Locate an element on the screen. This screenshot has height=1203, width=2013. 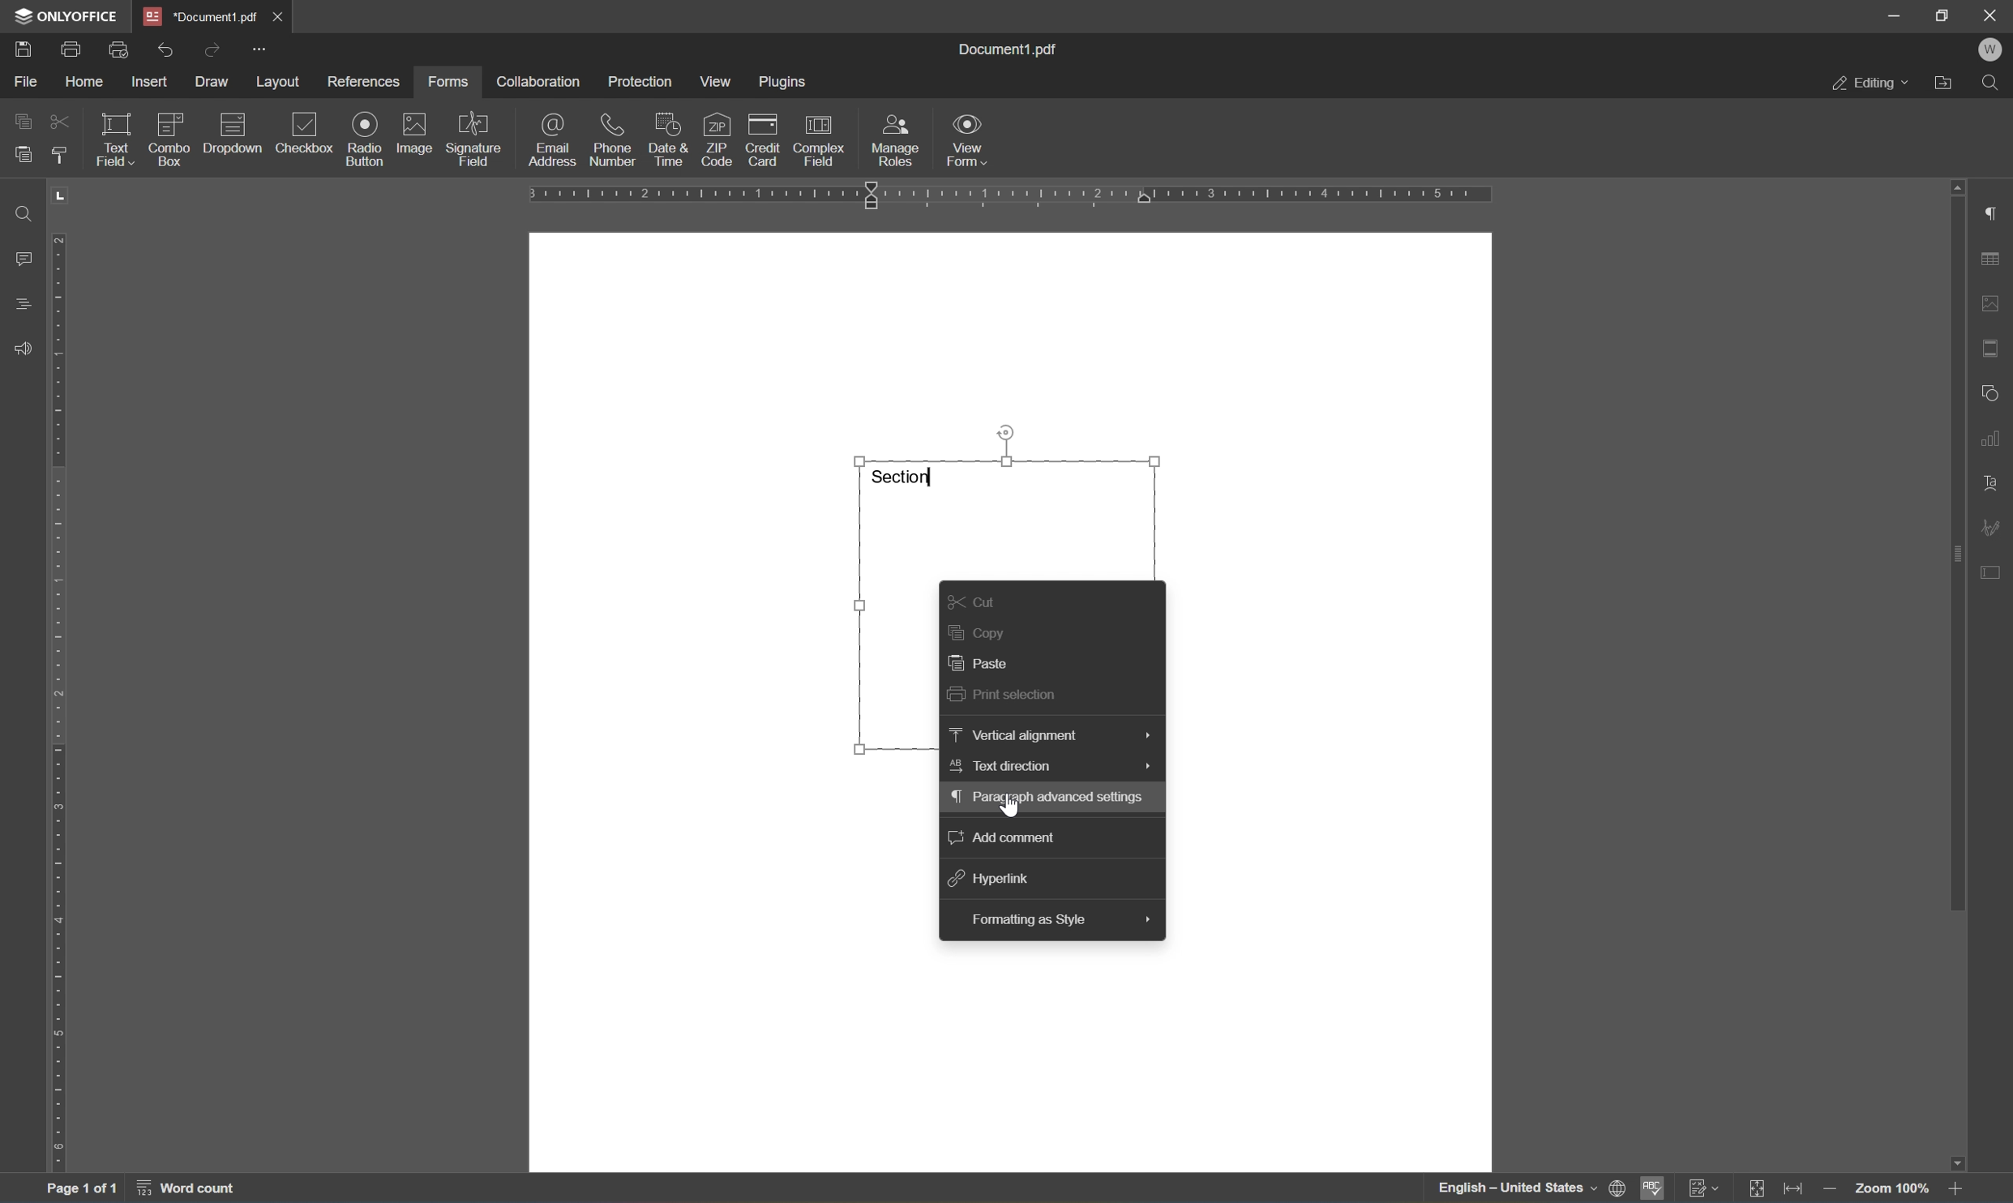
headings is located at coordinates (23, 303).